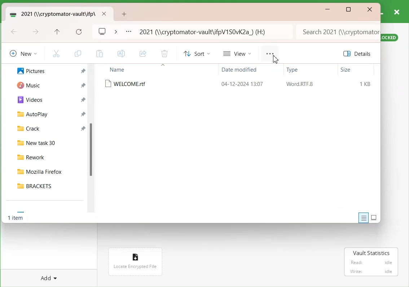 Image resolution: width=409 pixels, height=287 pixels. Describe the element at coordinates (47, 142) in the screenshot. I see `New task 30` at that location.